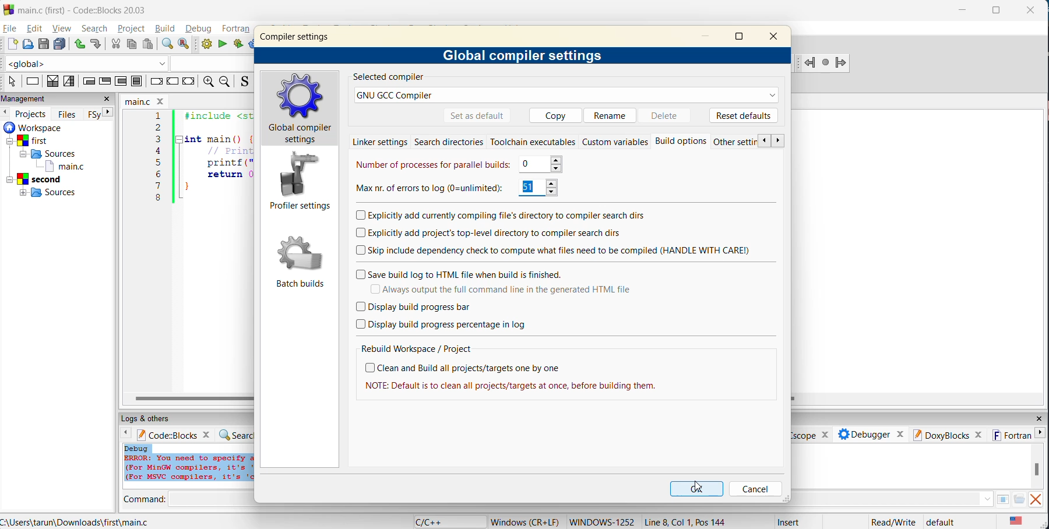 The image size is (1049, 529). Describe the element at coordinates (61, 45) in the screenshot. I see `save all` at that location.